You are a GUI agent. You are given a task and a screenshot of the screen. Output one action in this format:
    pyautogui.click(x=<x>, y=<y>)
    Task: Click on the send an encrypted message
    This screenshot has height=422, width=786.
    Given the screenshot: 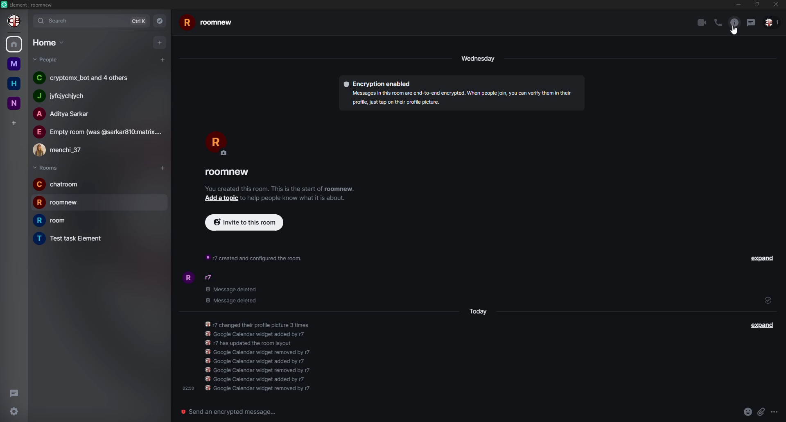 What is the action you would take?
    pyautogui.click(x=231, y=413)
    